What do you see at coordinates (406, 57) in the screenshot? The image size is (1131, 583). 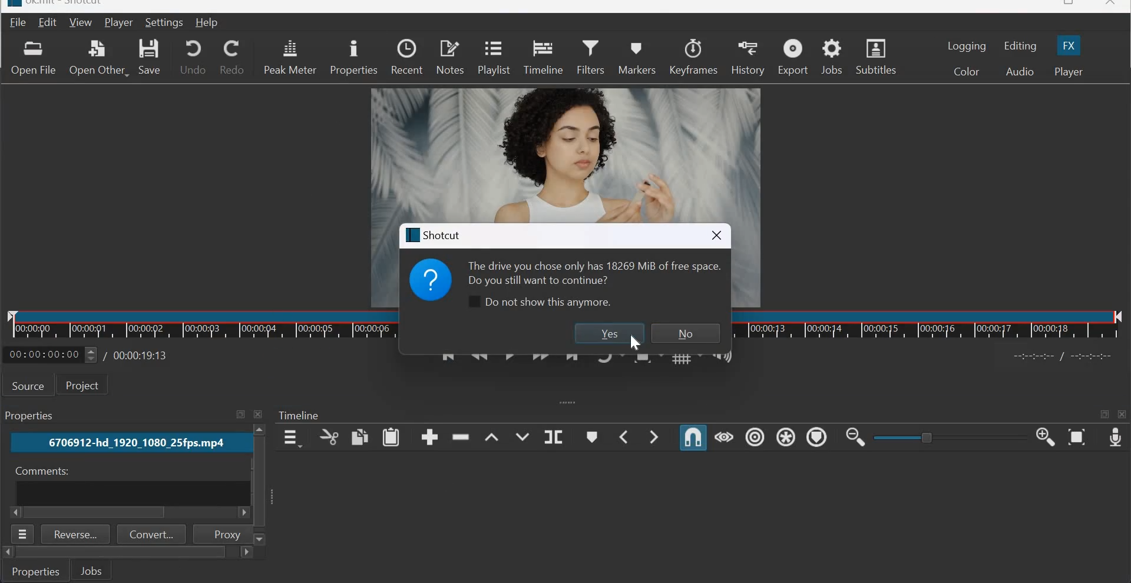 I see `Recent` at bounding box center [406, 57].